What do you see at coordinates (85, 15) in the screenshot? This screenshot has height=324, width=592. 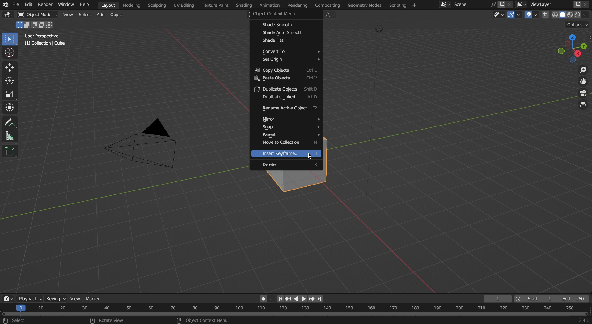 I see `Select` at bounding box center [85, 15].